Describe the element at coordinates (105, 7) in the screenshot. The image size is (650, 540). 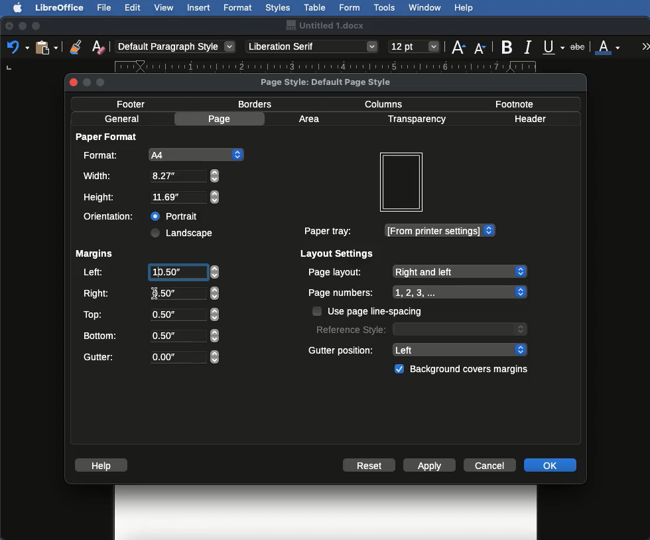
I see `File` at that location.